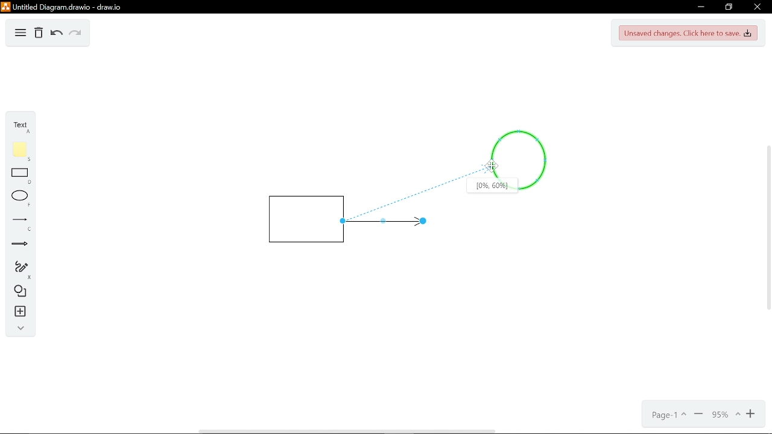 This screenshot has width=772, height=434. I want to click on Circle, so click(520, 166).